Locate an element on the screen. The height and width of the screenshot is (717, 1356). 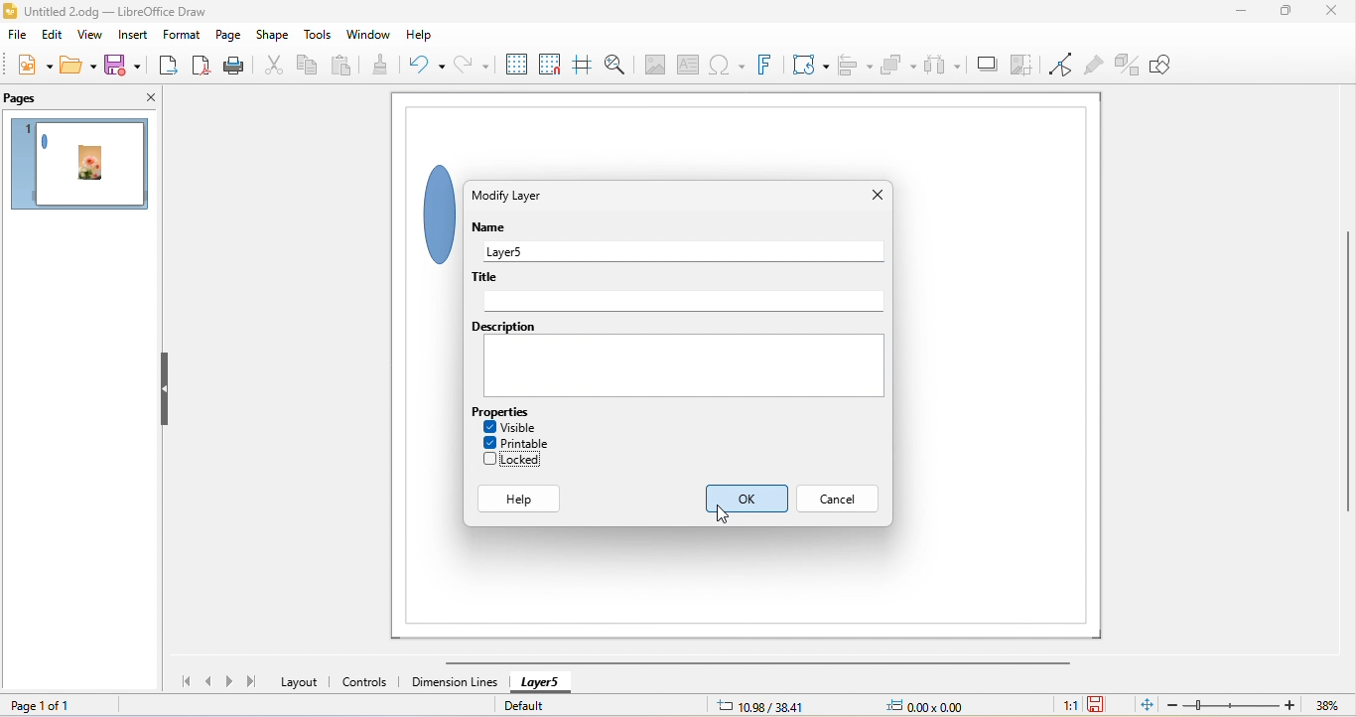
display grid is located at coordinates (513, 64).